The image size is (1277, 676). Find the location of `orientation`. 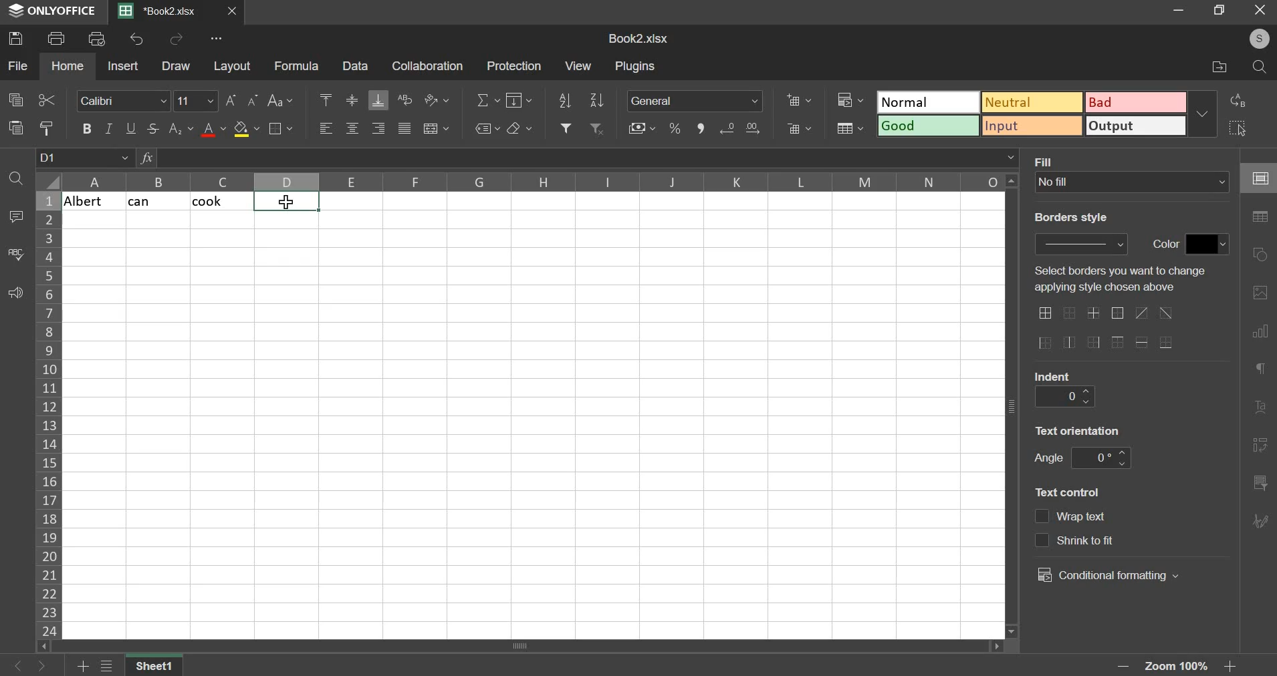

orientation is located at coordinates (437, 100).